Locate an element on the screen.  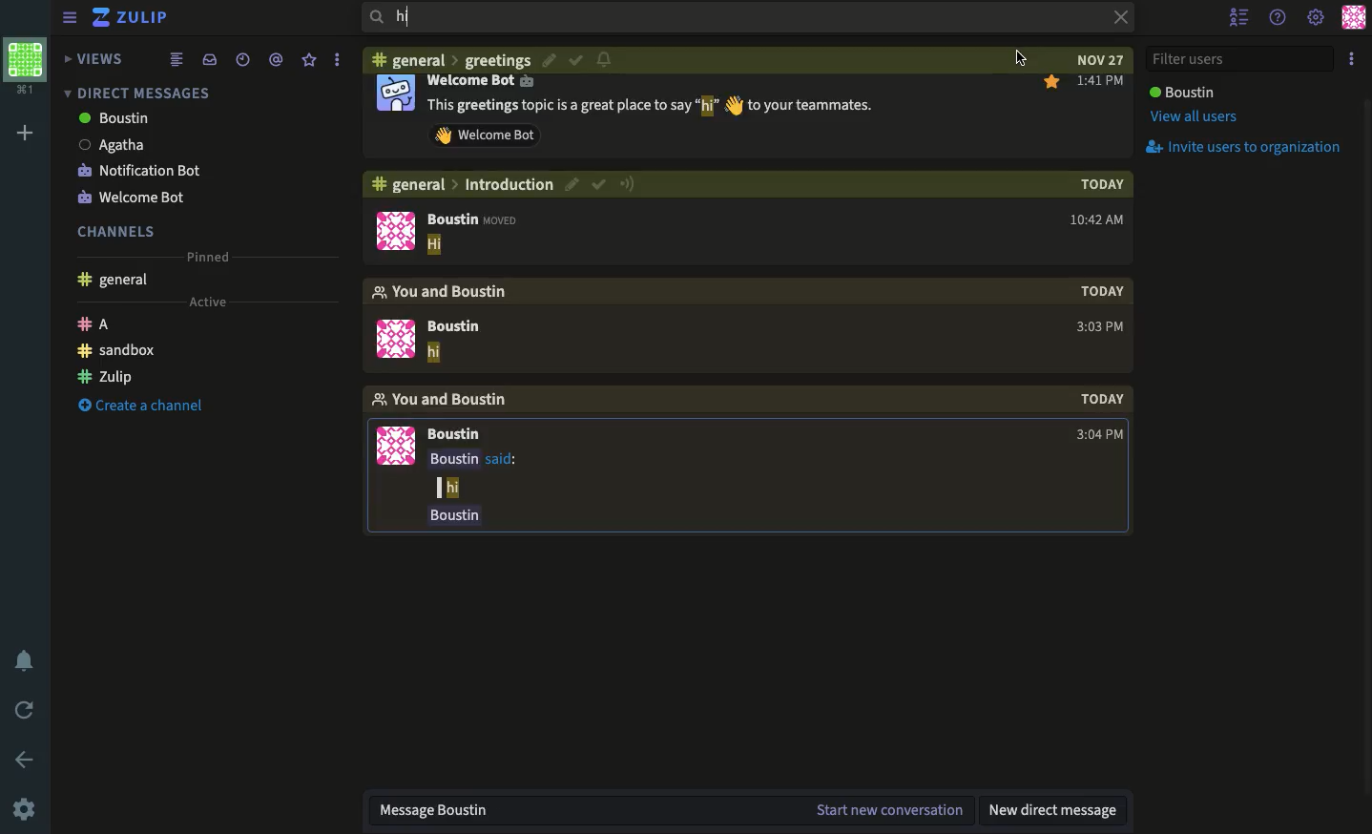
today is located at coordinates (1101, 291).